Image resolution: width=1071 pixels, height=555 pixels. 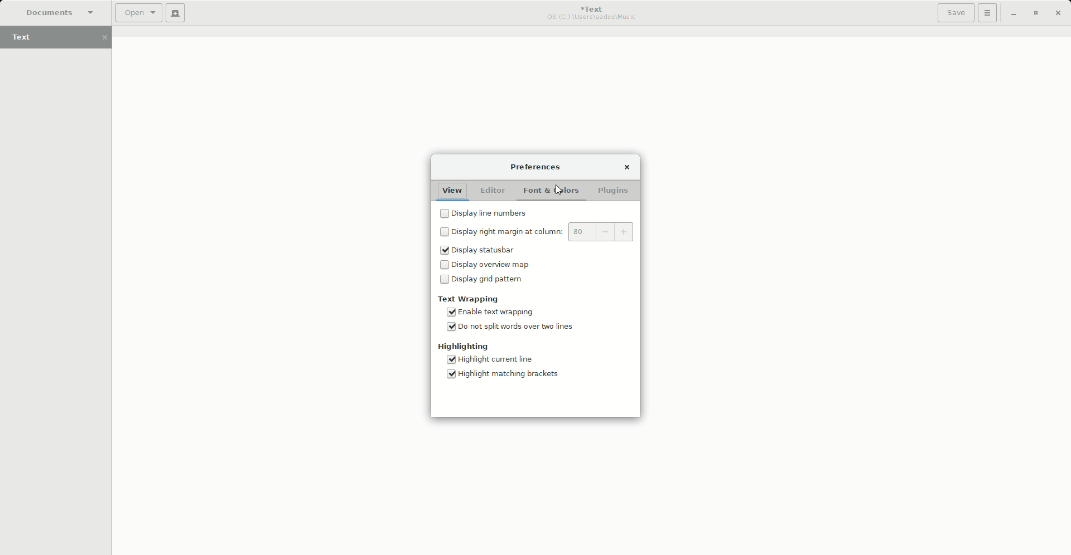 I want to click on Highlight current line, so click(x=502, y=358).